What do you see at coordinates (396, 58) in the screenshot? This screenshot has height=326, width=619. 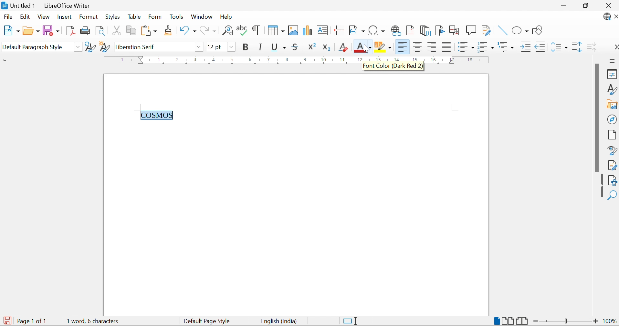 I see `14` at bounding box center [396, 58].